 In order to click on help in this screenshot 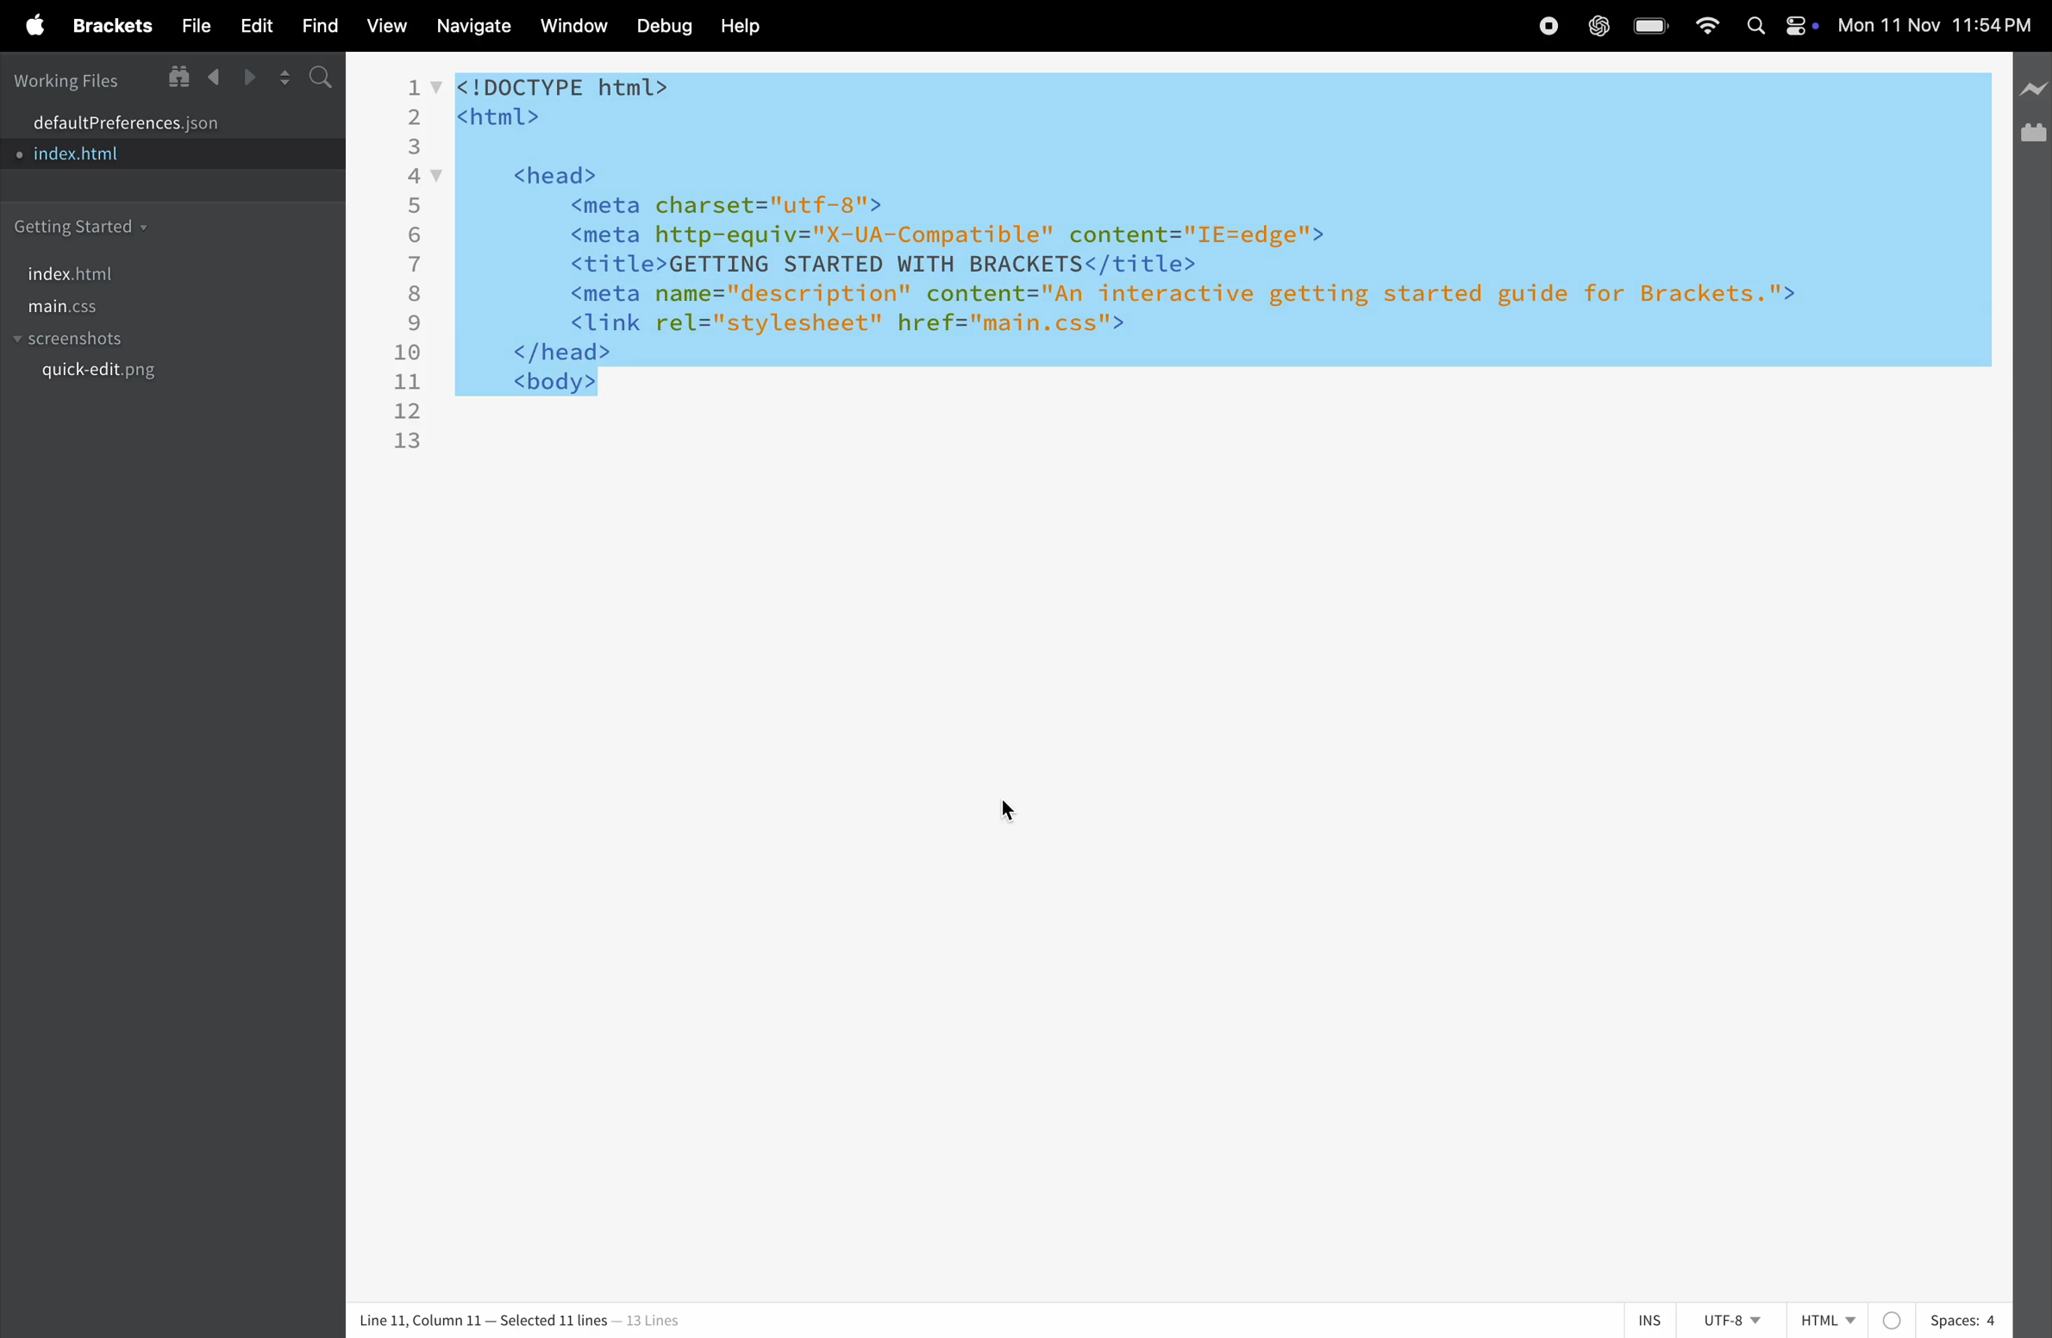, I will do `click(741, 27)`.